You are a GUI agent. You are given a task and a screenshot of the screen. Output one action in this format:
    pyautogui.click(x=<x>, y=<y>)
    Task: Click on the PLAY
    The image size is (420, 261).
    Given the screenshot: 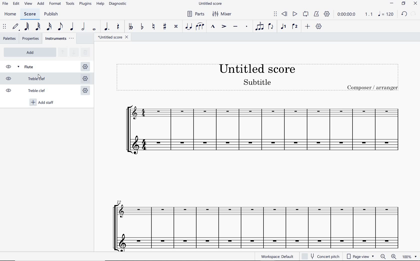 What is the action you would take?
    pyautogui.click(x=294, y=14)
    